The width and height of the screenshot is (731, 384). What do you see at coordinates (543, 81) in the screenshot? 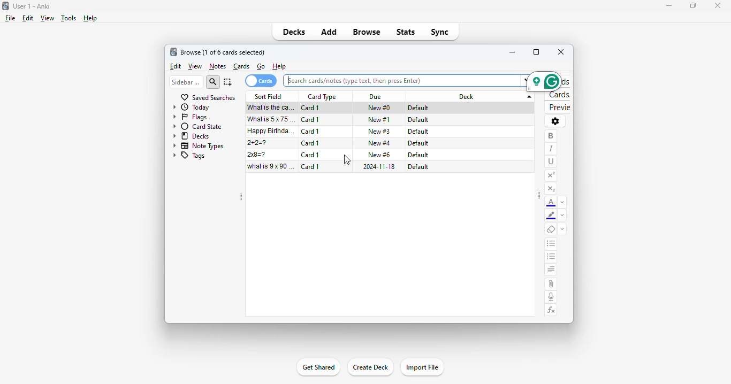
I see `grammarly extension` at bounding box center [543, 81].